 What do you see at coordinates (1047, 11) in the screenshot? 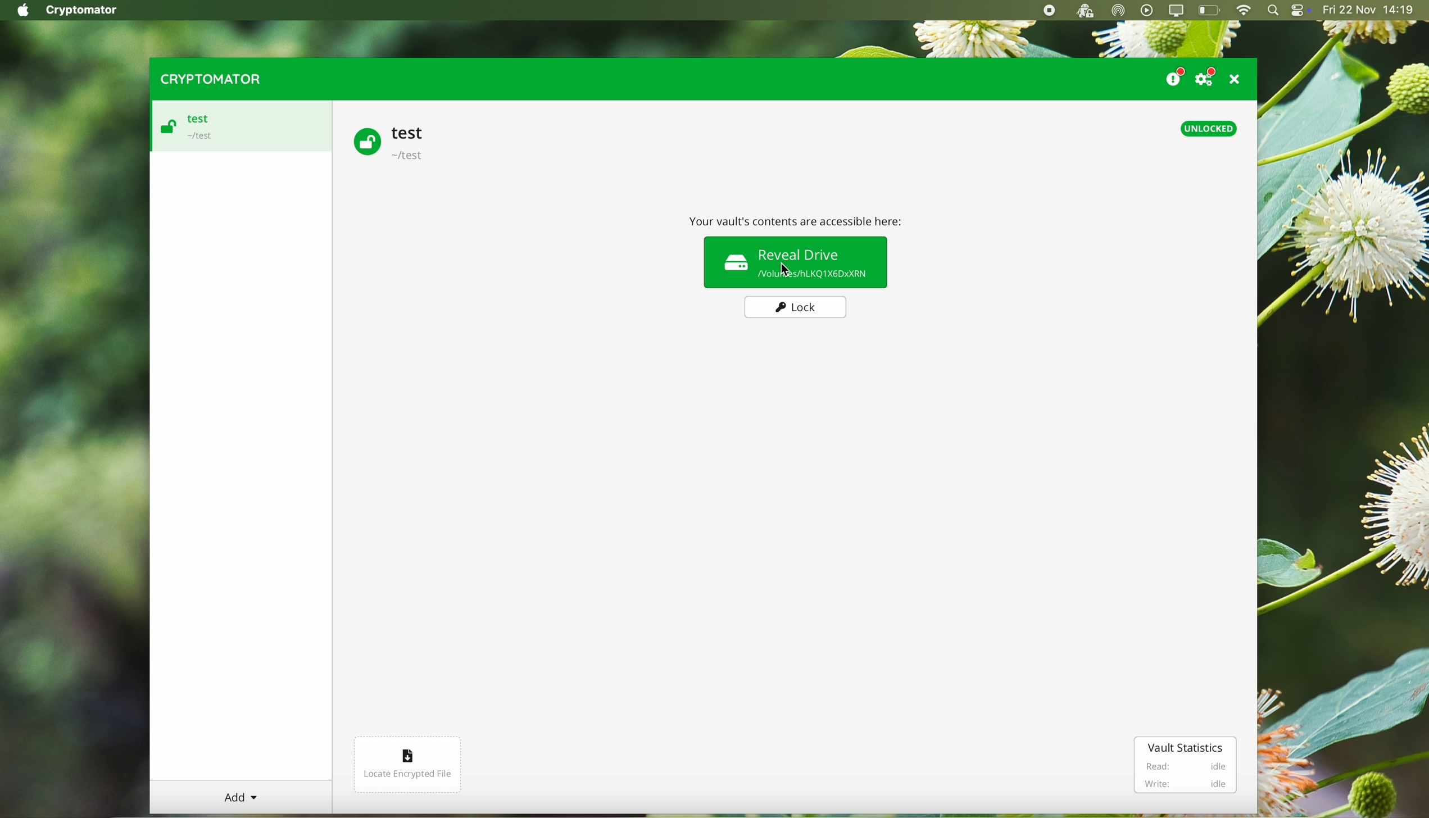
I see `stop recording` at bounding box center [1047, 11].